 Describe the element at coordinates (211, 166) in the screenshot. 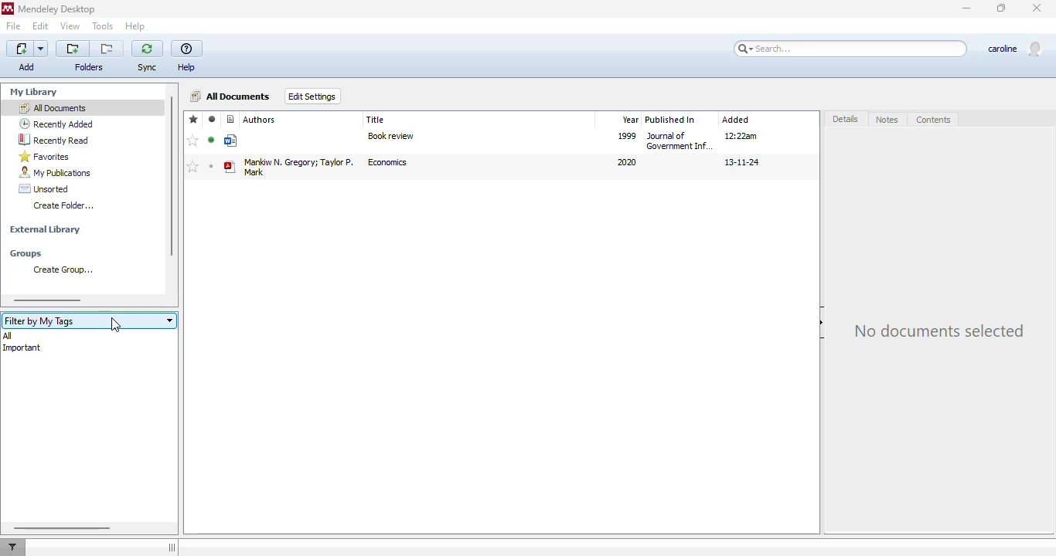

I see `mark as unread` at that location.